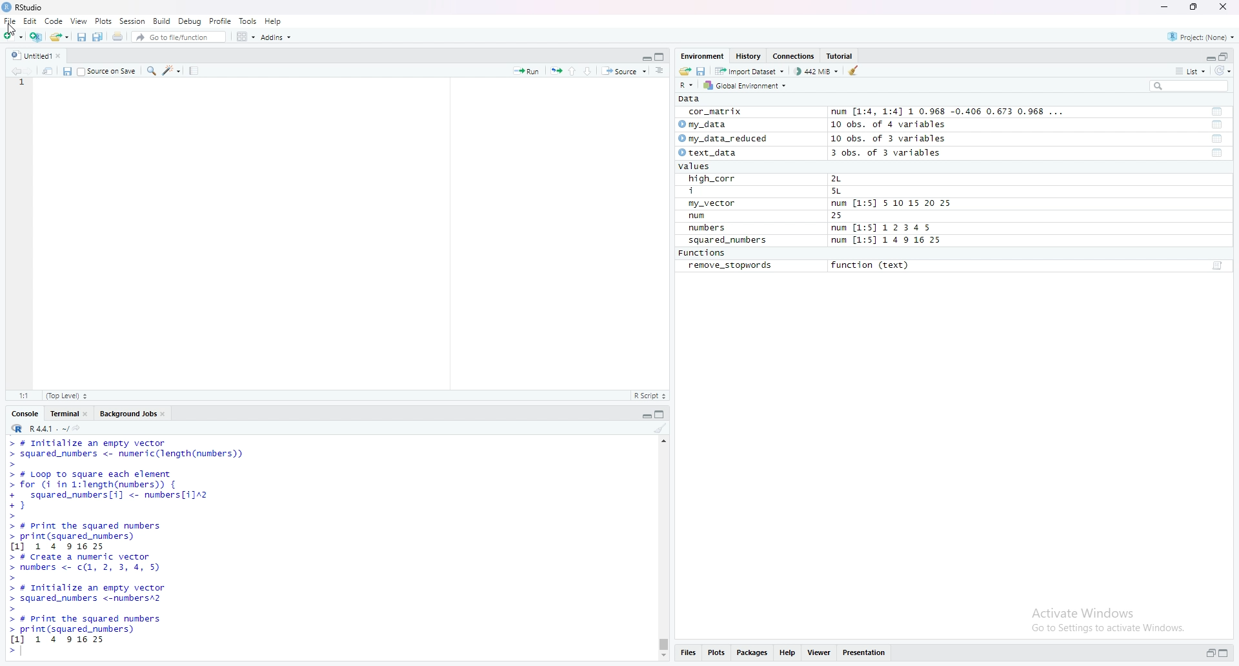 The image size is (1239, 666). Describe the element at coordinates (644, 416) in the screenshot. I see `minimize` at that location.